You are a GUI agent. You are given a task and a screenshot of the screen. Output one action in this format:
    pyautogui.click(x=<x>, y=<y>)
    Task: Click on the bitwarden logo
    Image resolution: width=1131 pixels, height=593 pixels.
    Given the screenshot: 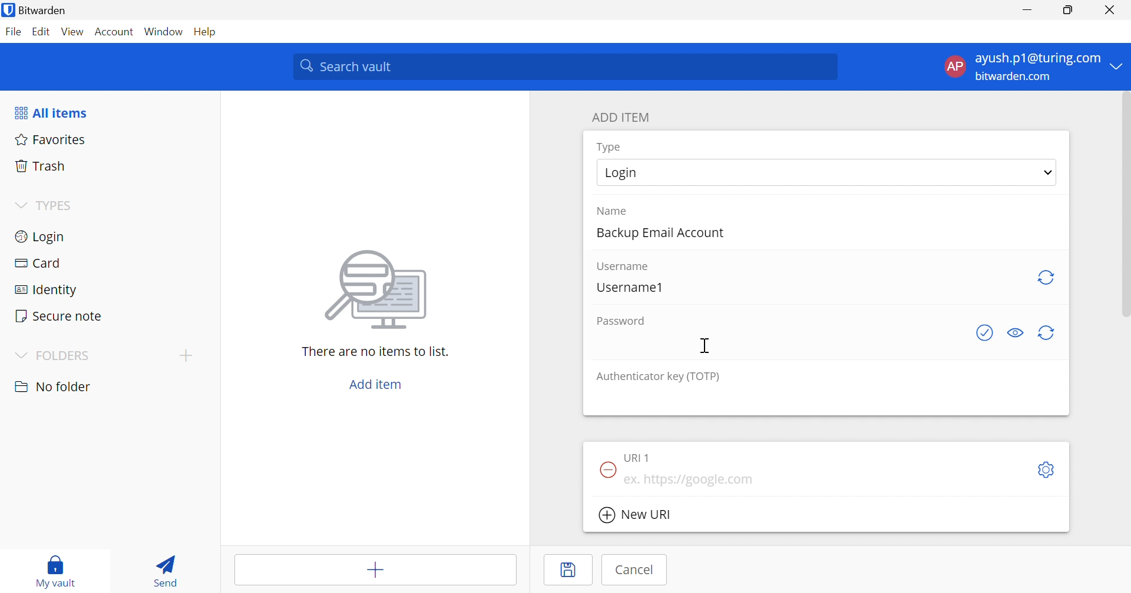 What is the action you would take?
    pyautogui.click(x=8, y=10)
    